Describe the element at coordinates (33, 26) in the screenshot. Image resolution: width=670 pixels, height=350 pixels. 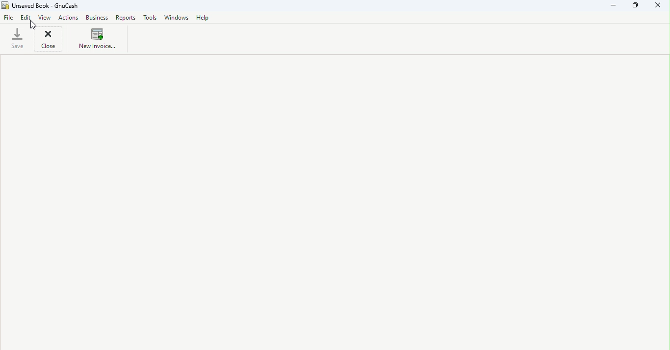
I see `cursor` at that location.